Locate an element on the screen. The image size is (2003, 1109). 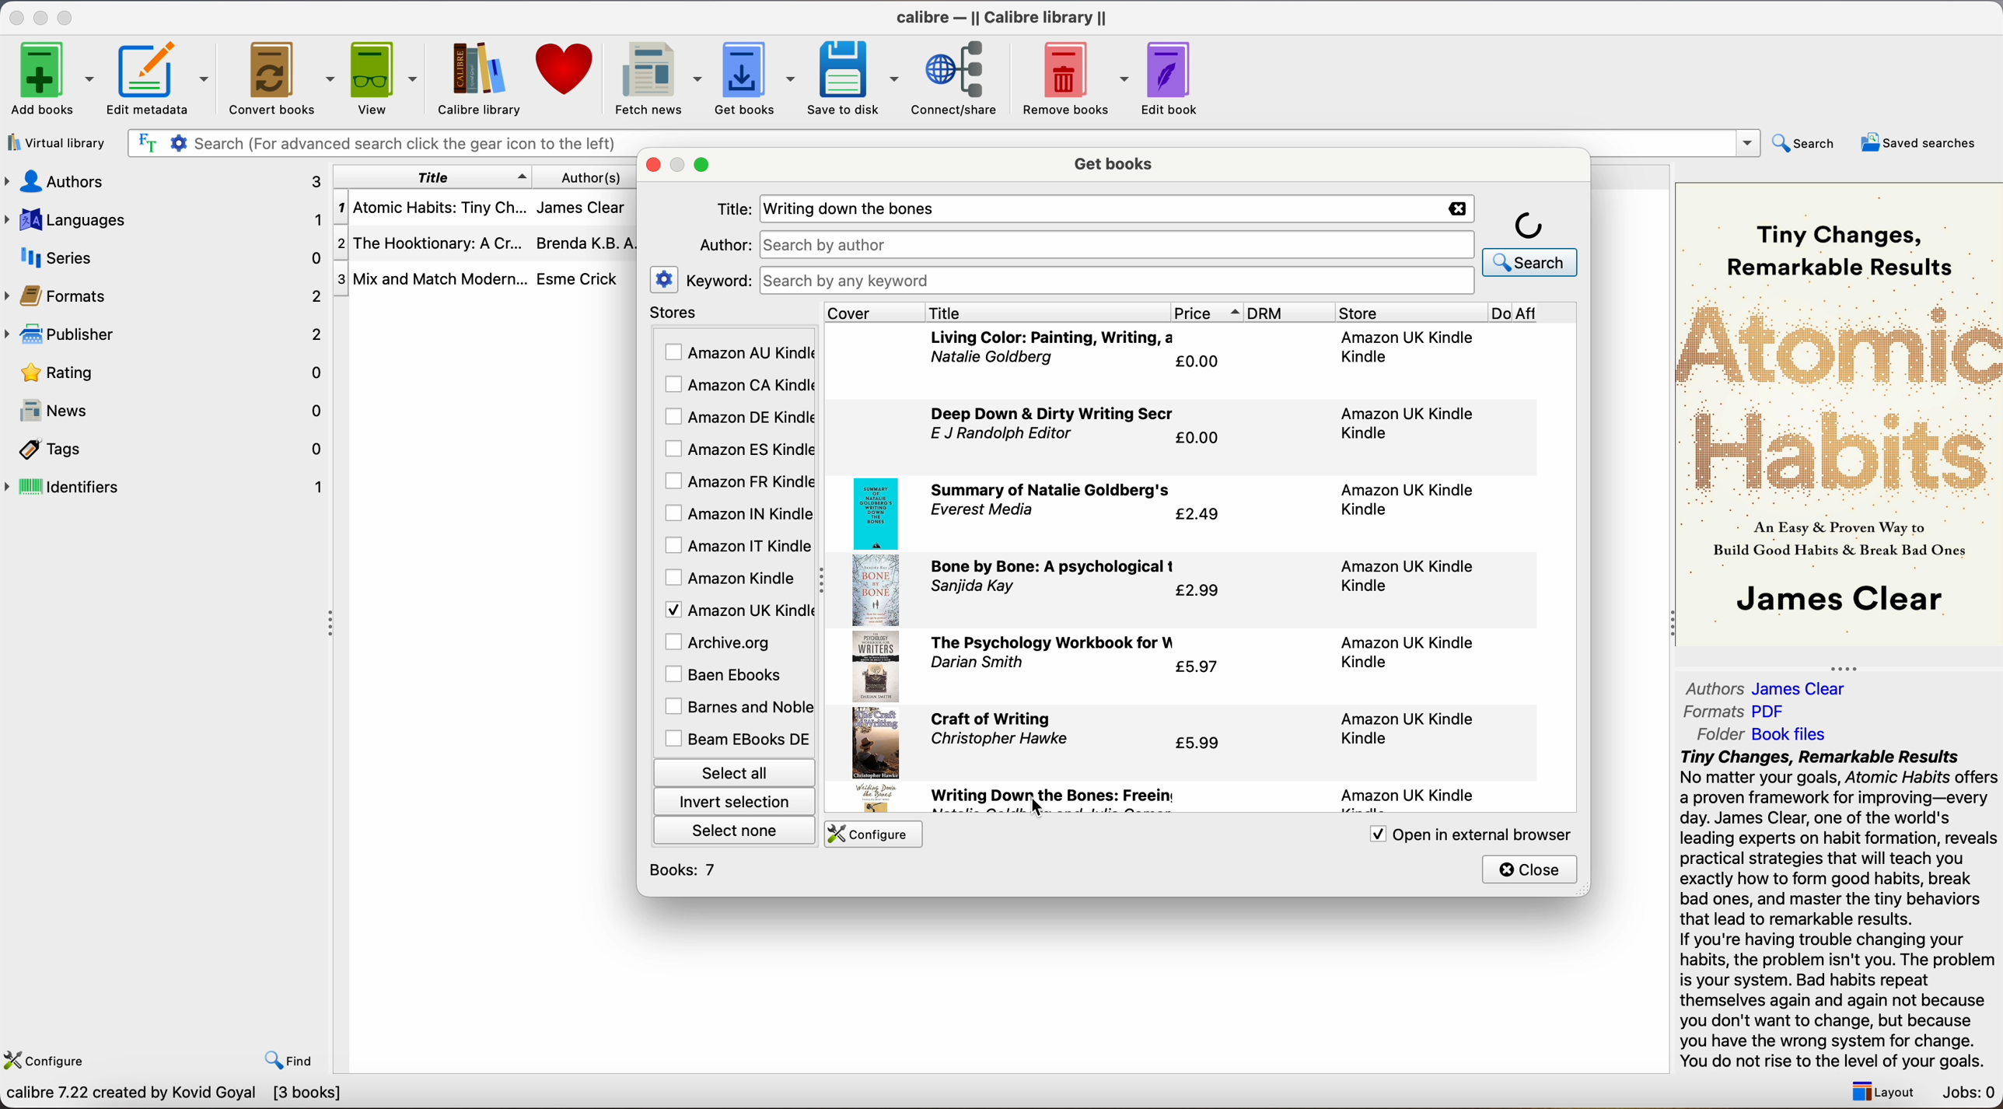
news is located at coordinates (168, 413).